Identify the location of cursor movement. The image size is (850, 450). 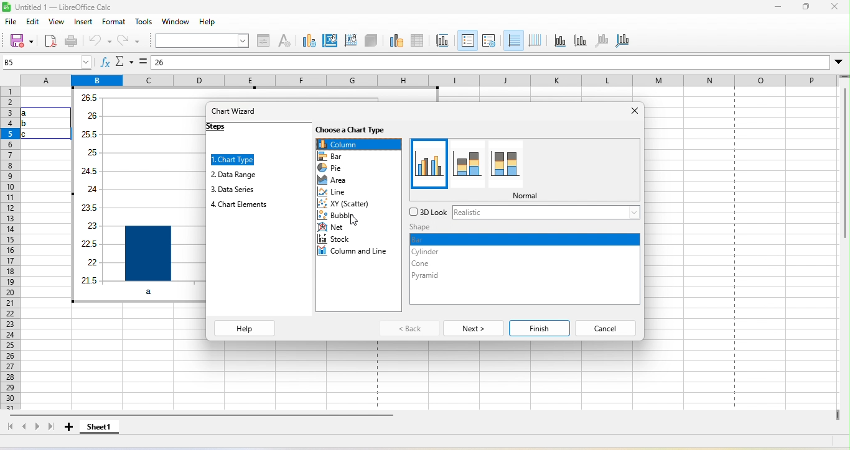
(354, 221).